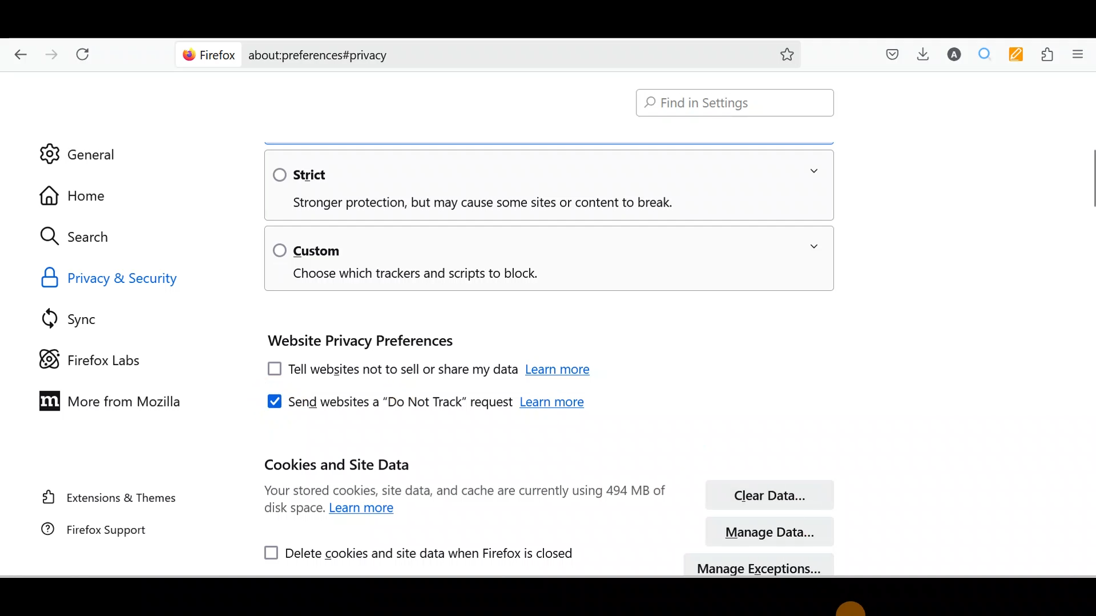 This screenshot has height=616, width=1096. What do you see at coordinates (772, 531) in the screenshot?
I see `Manage data` at bounding box center [772, 531].